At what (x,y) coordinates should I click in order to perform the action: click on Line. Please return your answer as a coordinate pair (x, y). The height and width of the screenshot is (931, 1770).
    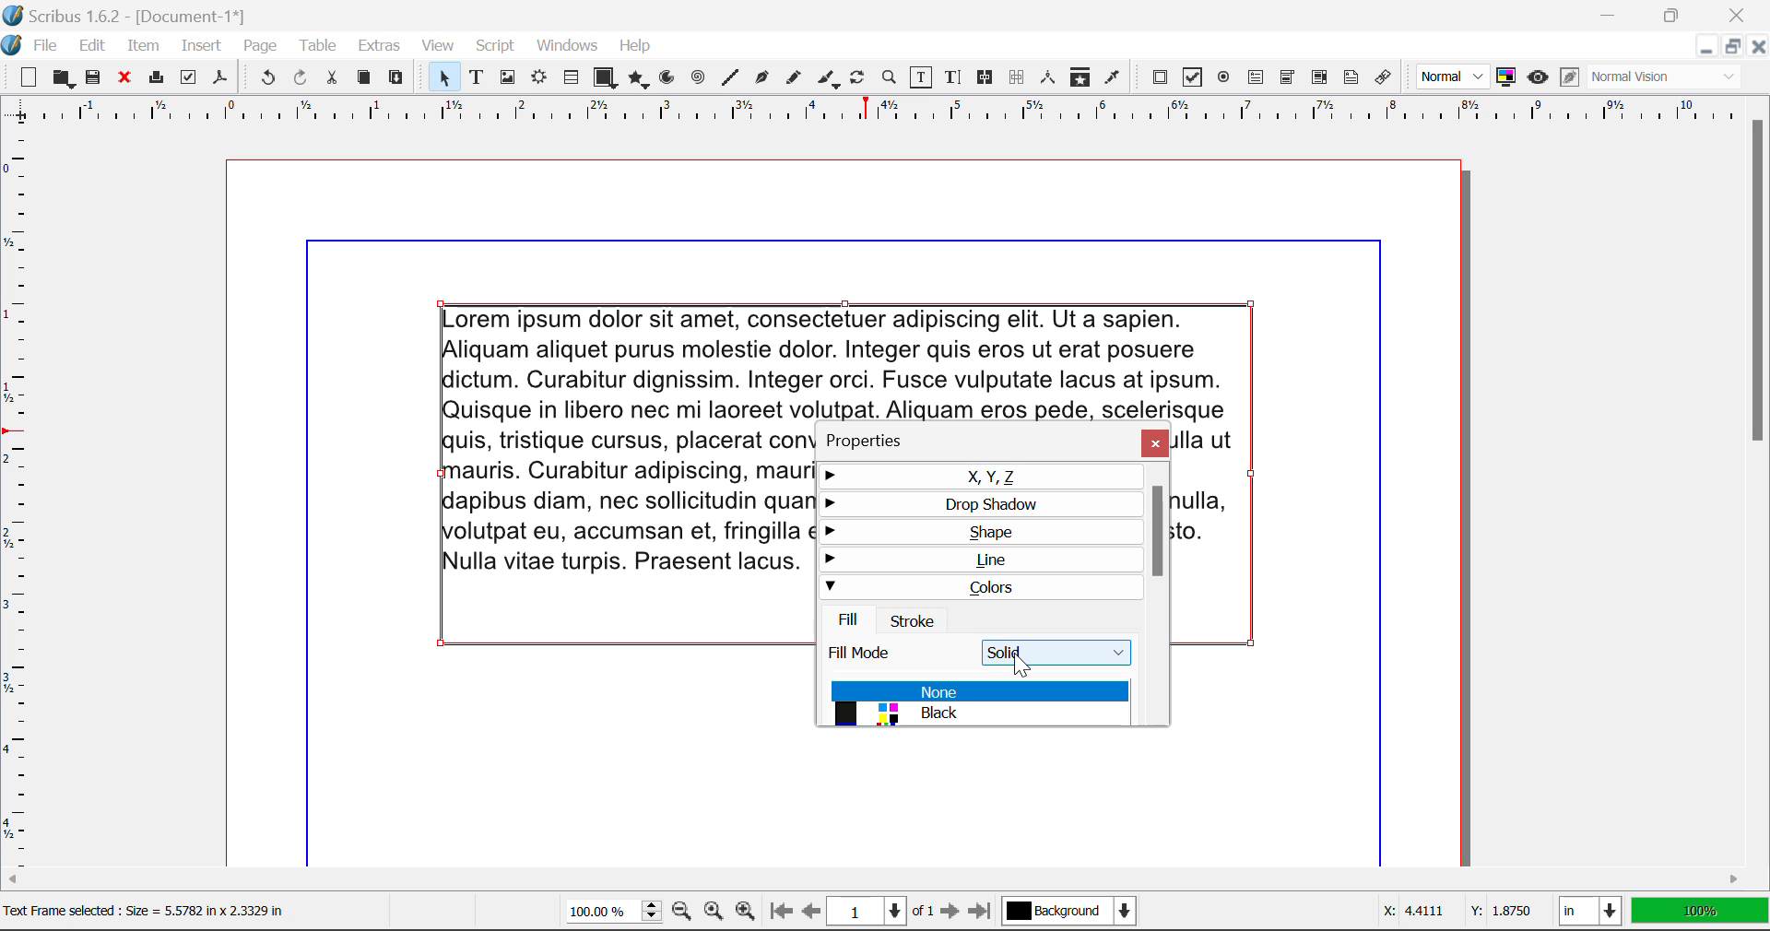
    Looking at the image, I should click on (730, 78).